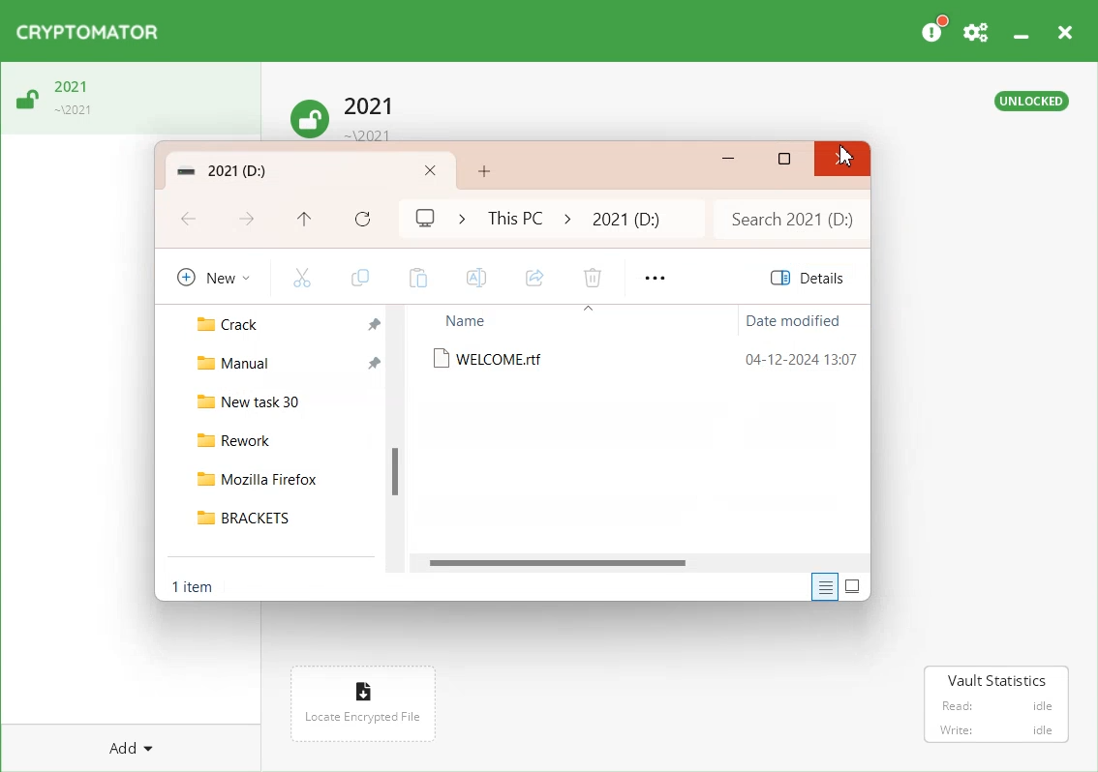  What do you see at coordinates (213, 277) in the screenshot?
I see `New` at bounding box center [213, 277].